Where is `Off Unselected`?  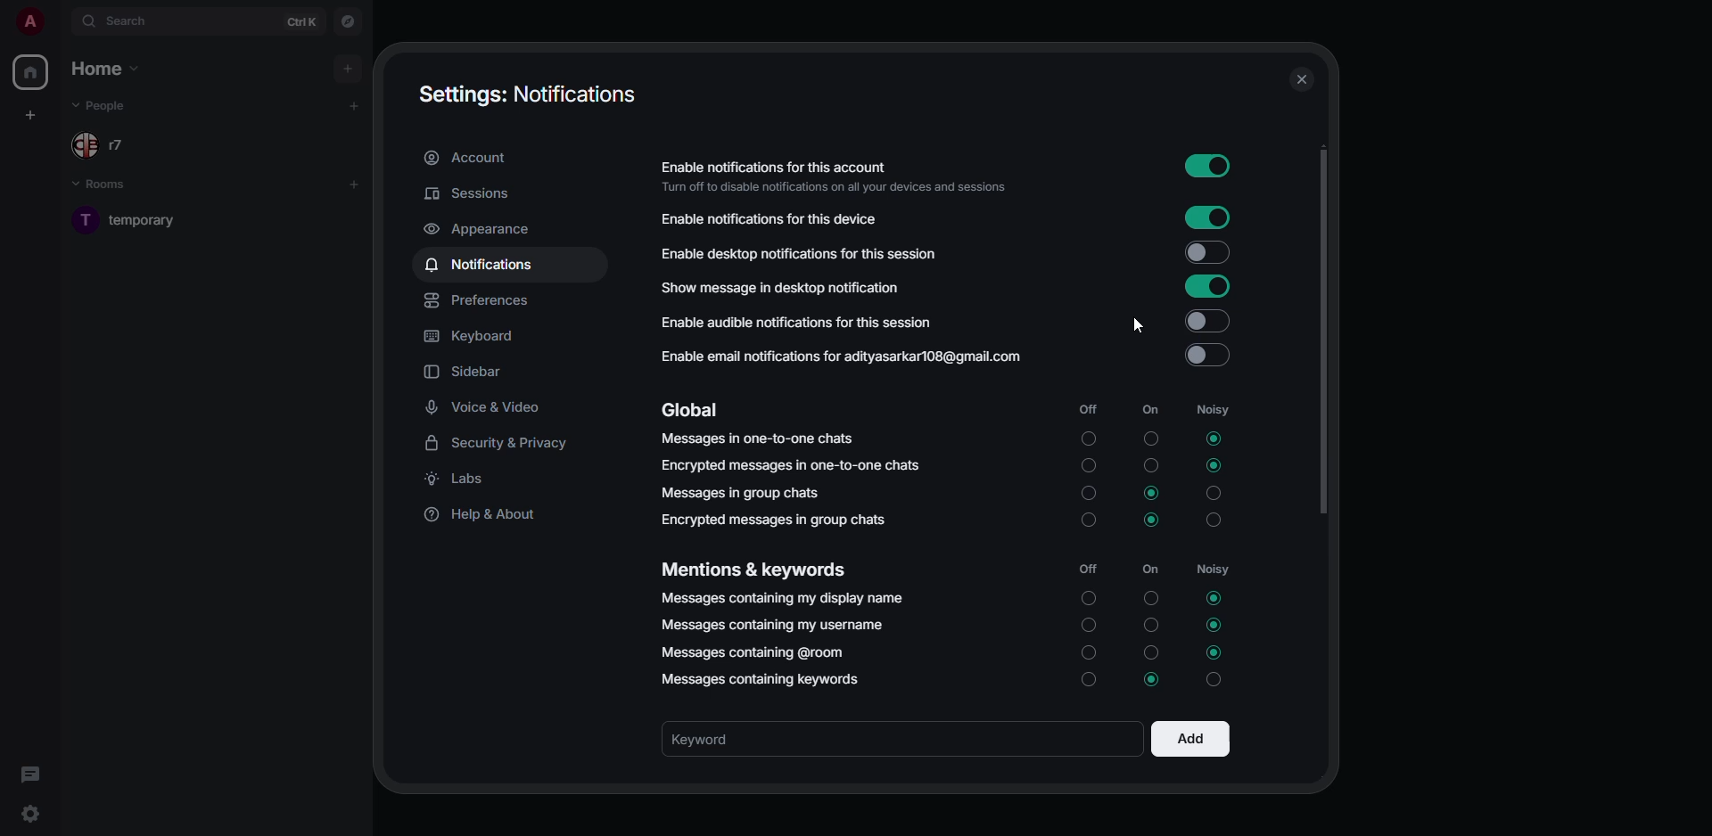 Off Unselected is located at coordinates (1087, 651).